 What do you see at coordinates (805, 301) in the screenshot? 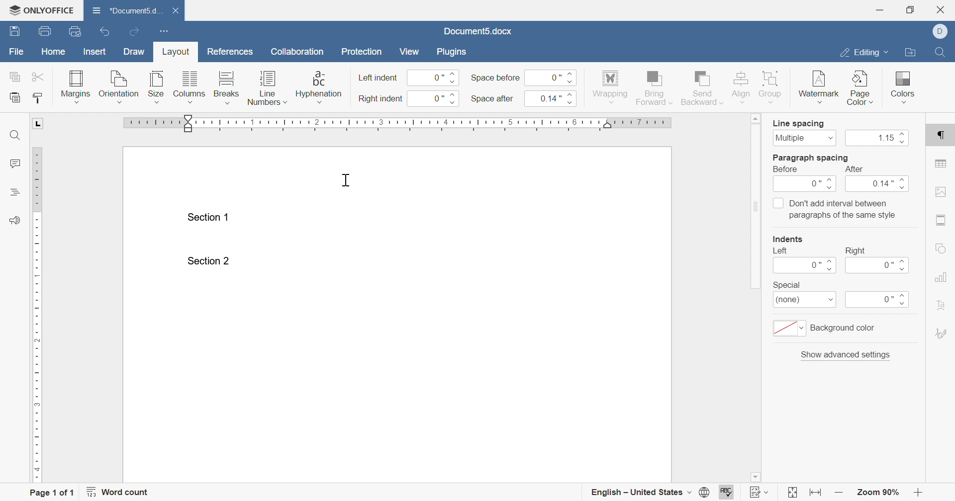
I see `(none)` at bounding box center [805, 301].